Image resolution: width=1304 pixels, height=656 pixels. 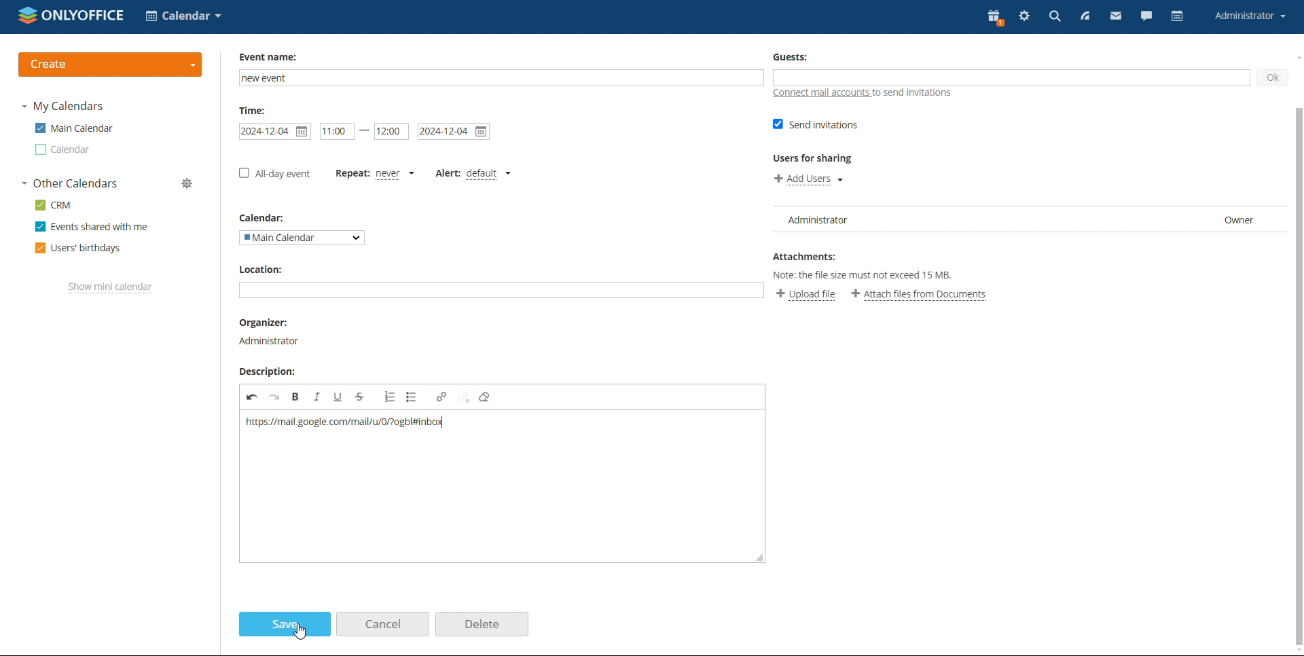 I want to click on organizer, so click(x=270, y=333).